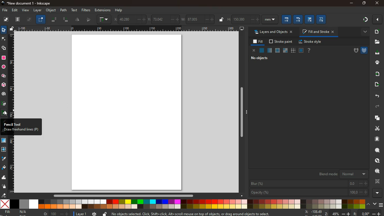 This screenshot has height=216, width=384. What do you see at coordinates (76, 20) in the screenshot?
I see `divide` at bounding box center [76, 20].